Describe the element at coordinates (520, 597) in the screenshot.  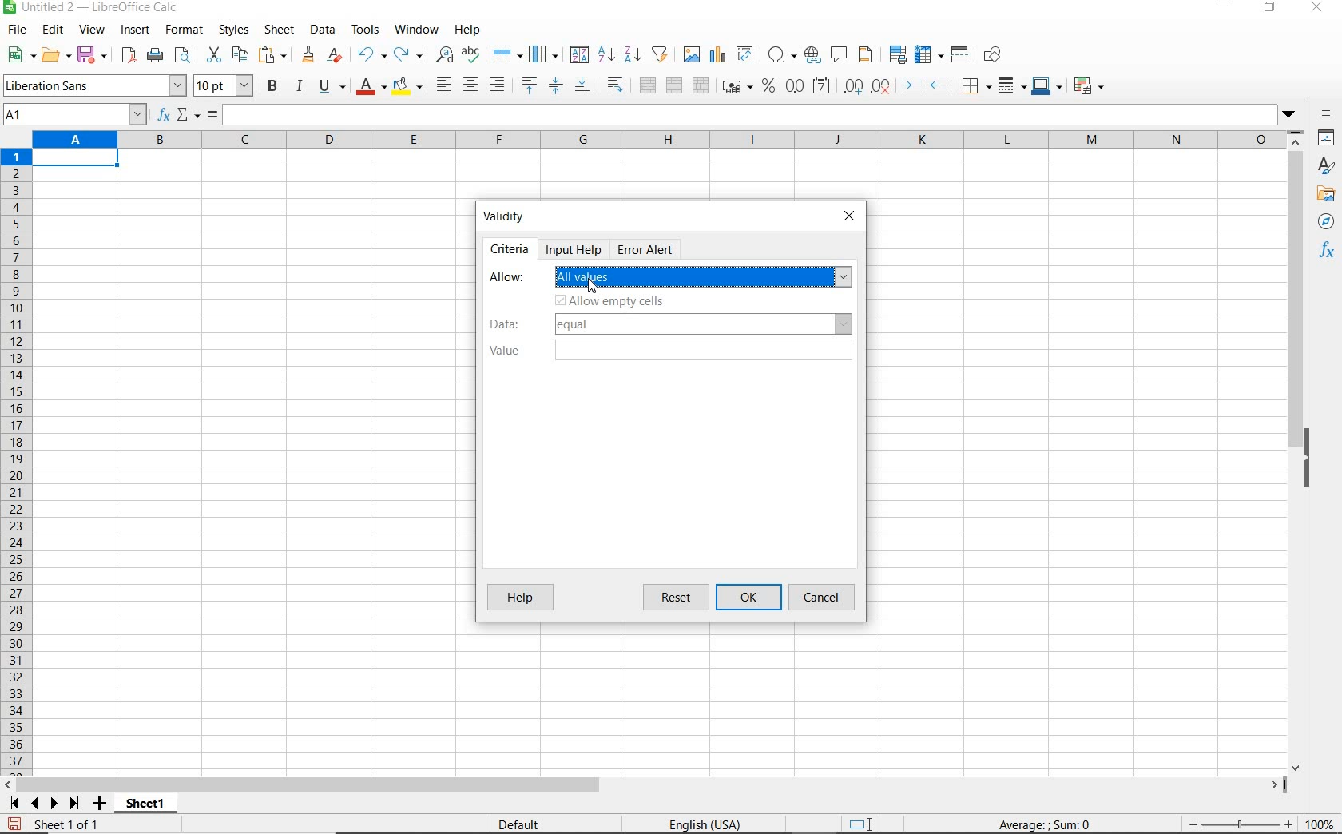
I see `help` at that location.